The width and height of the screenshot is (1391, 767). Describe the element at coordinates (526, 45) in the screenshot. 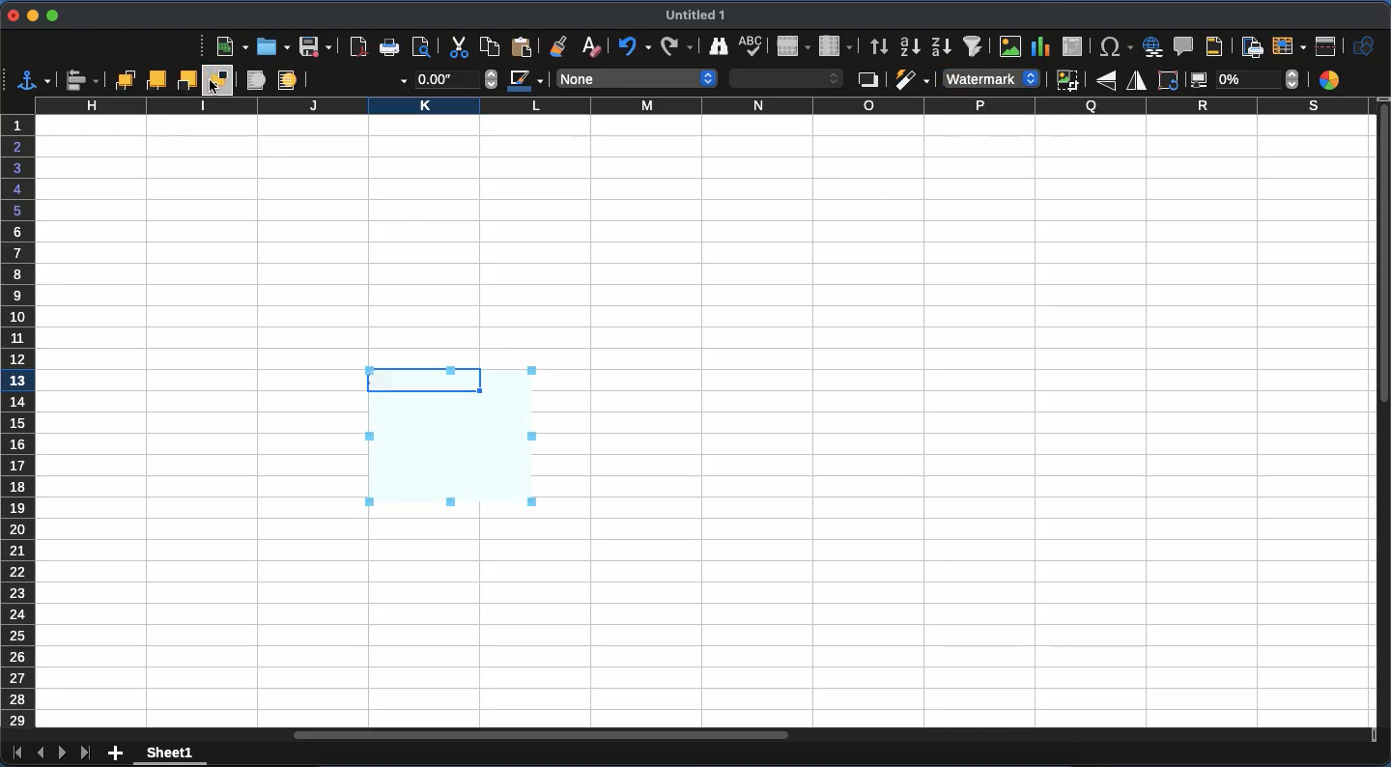

I see `paste` at that location.